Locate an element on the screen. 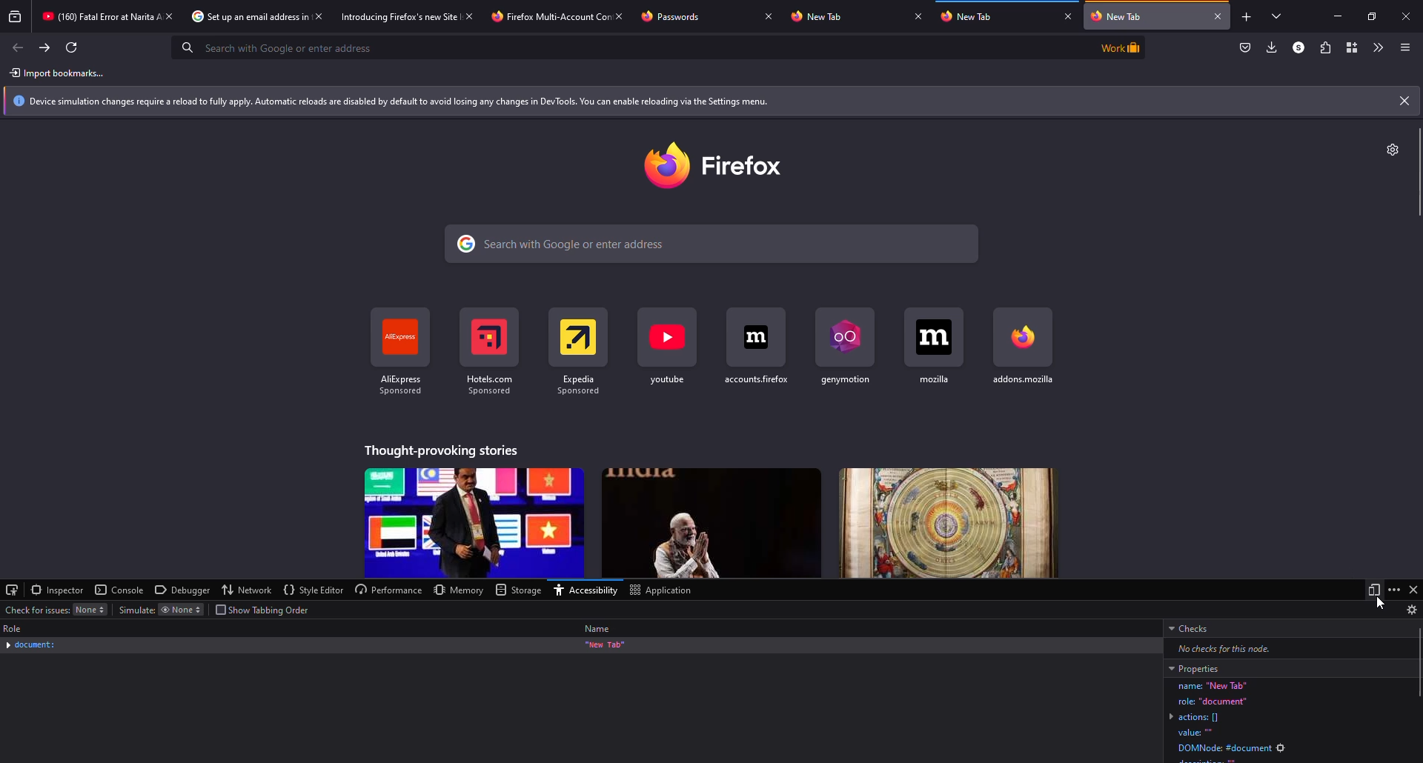  AllExpress shortcut is located at coordinates (401, 351).